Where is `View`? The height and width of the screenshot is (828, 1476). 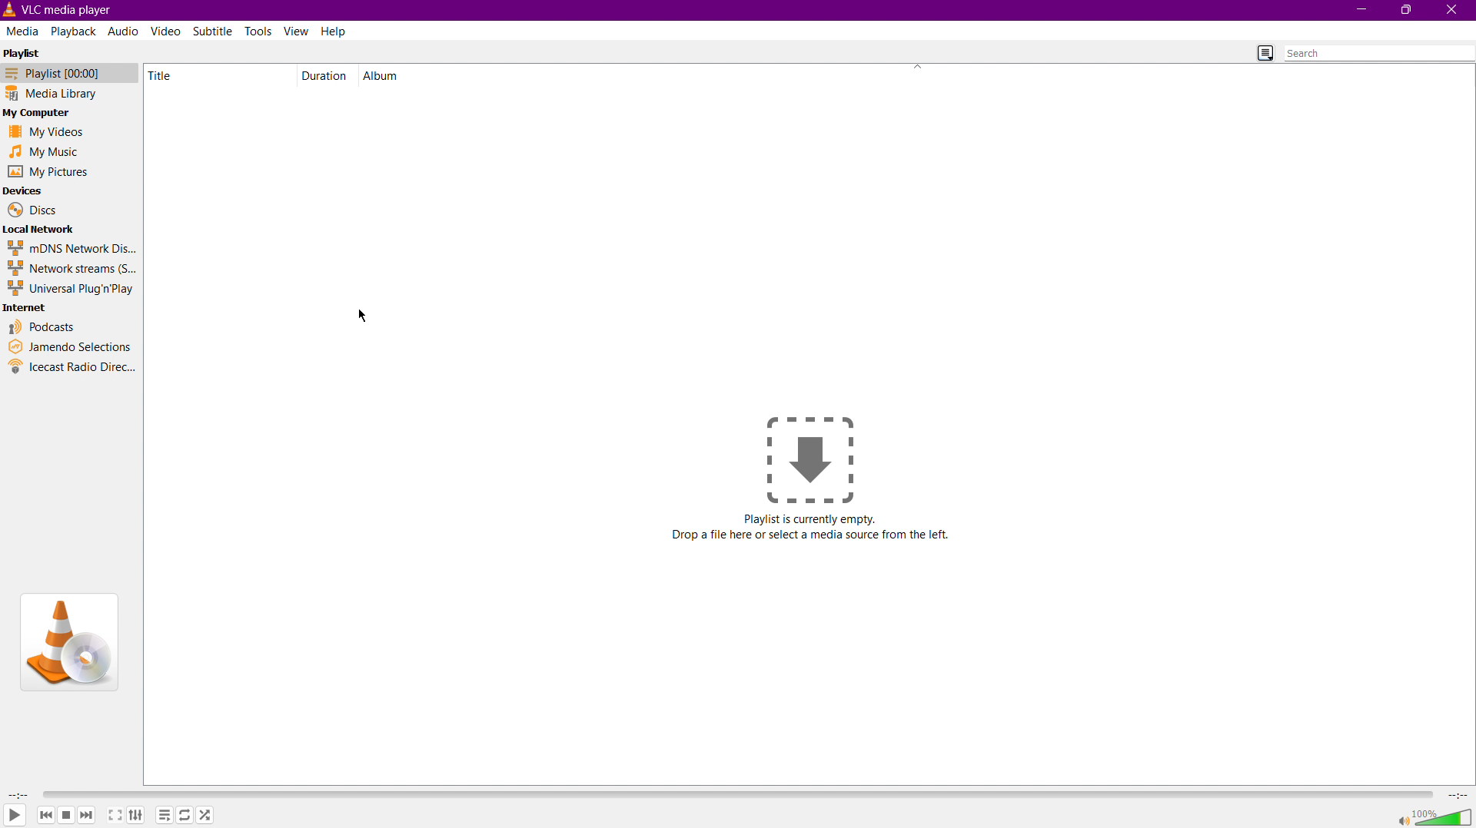
View is located at coordinates (298, 31).